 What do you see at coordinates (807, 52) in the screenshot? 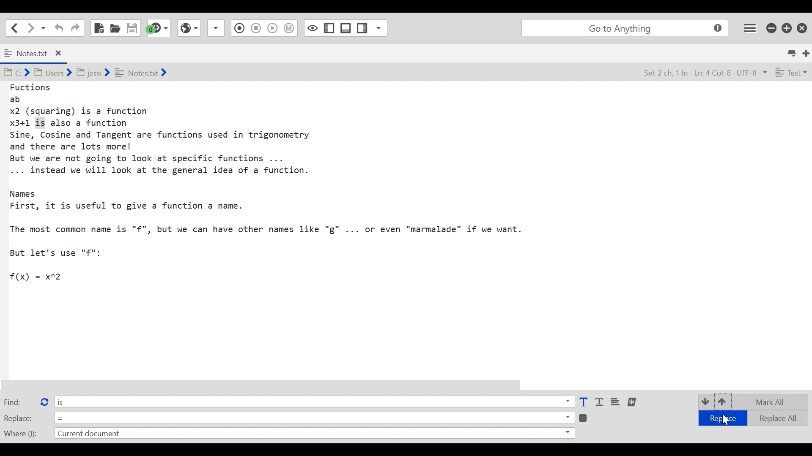
I see `New Tab` at bounding box center [807, 52].